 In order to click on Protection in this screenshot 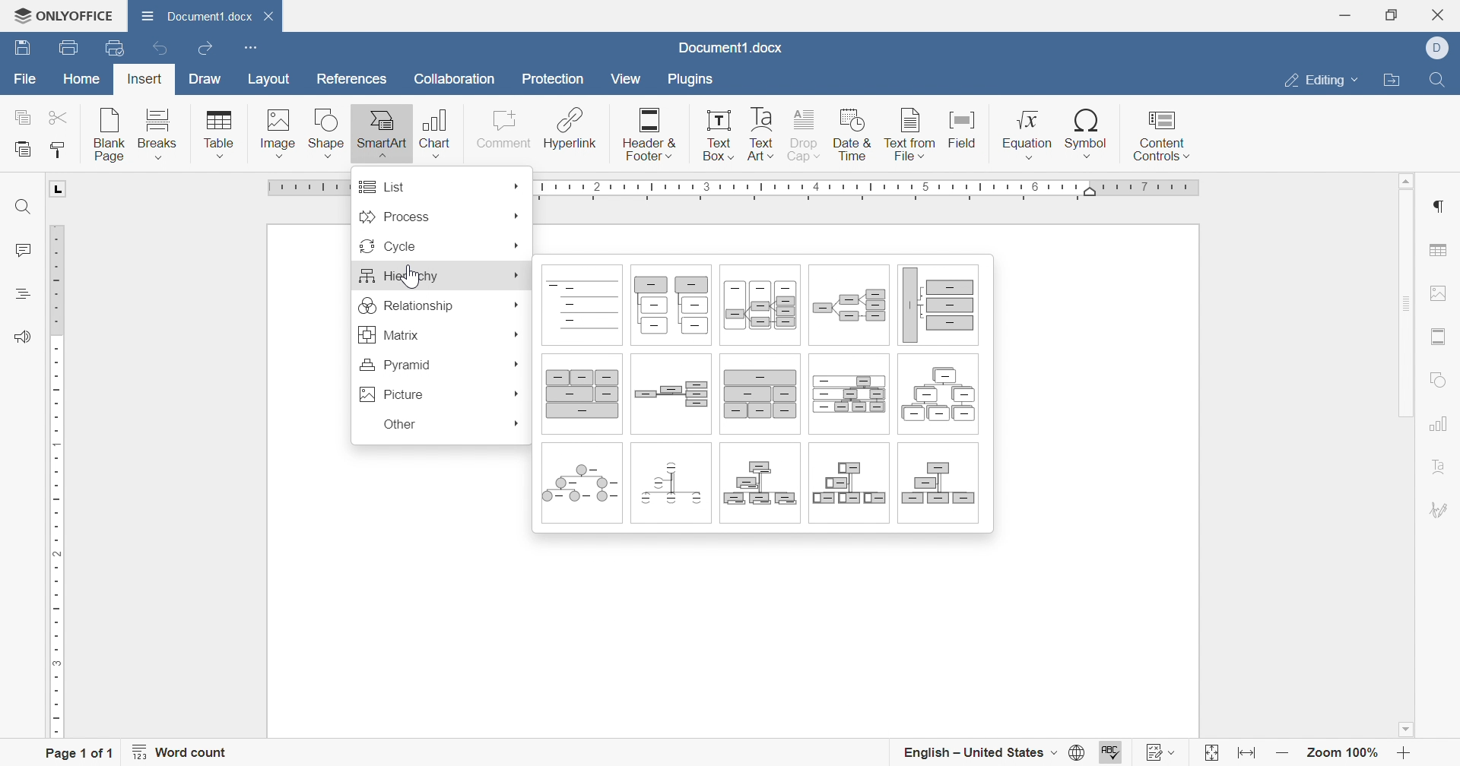, I will do `click(551, 79)`.